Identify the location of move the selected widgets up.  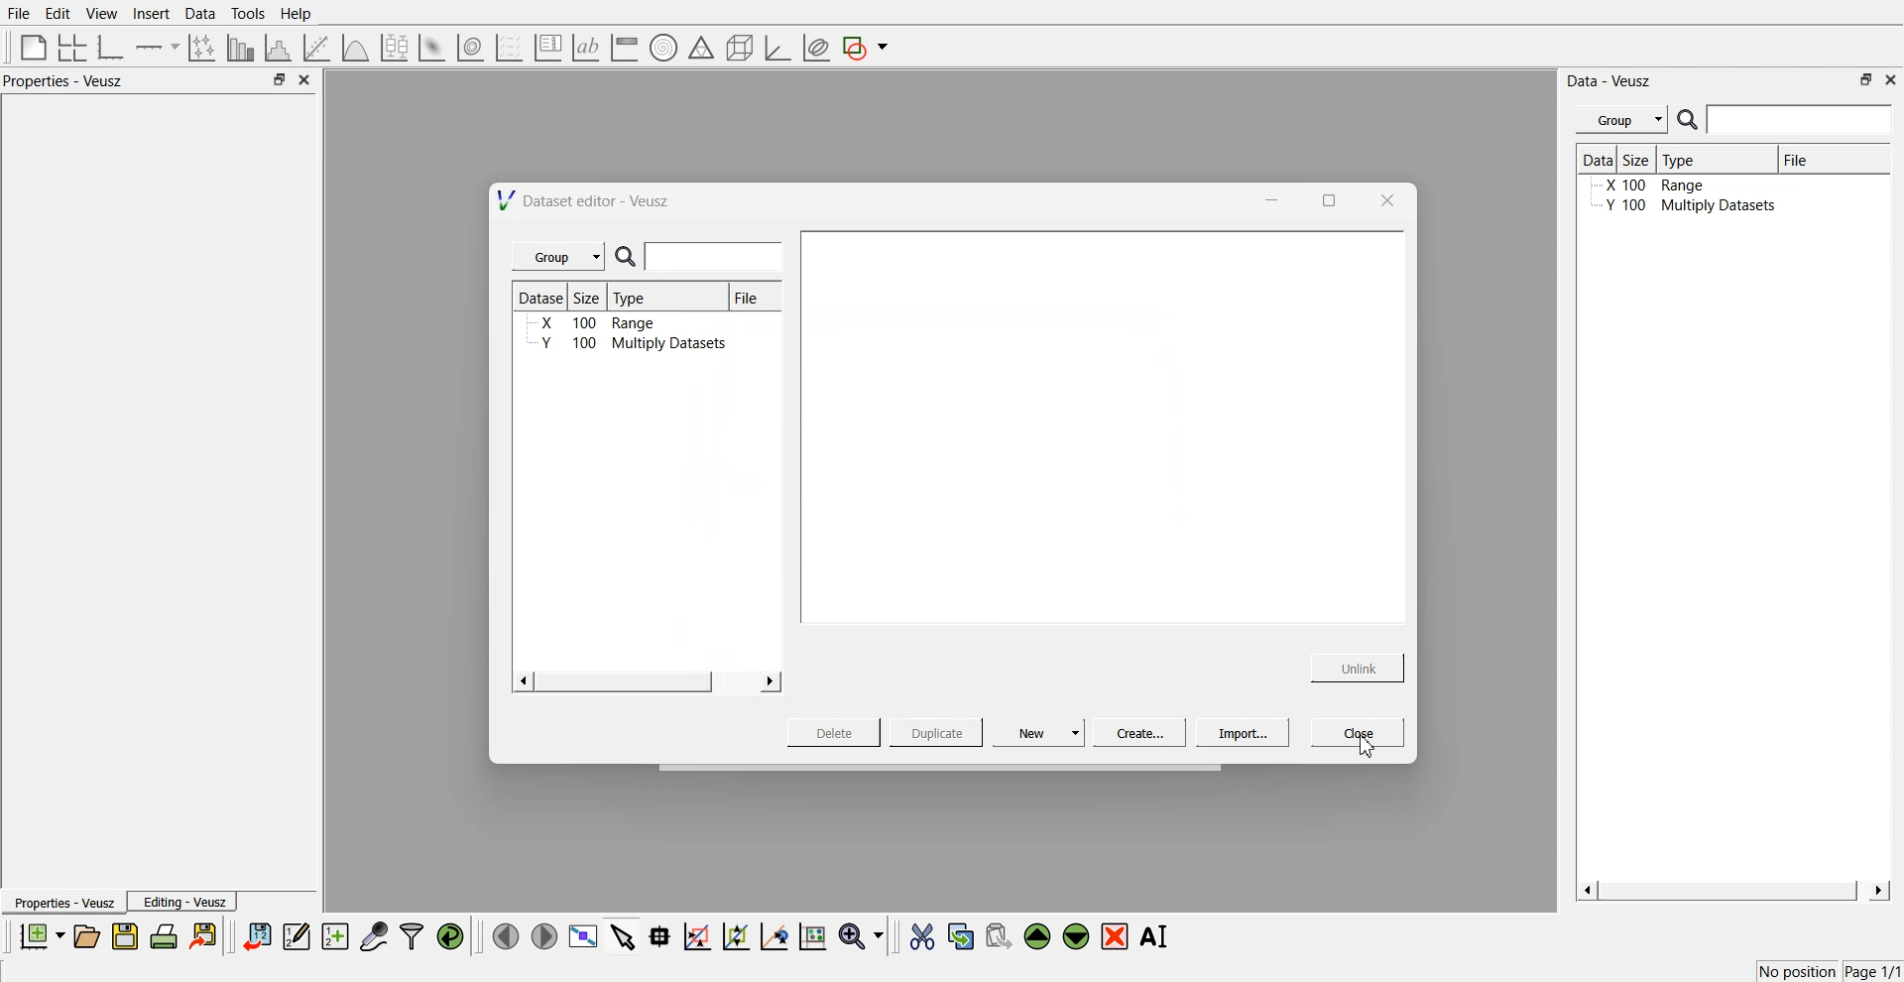
(1039, 937).